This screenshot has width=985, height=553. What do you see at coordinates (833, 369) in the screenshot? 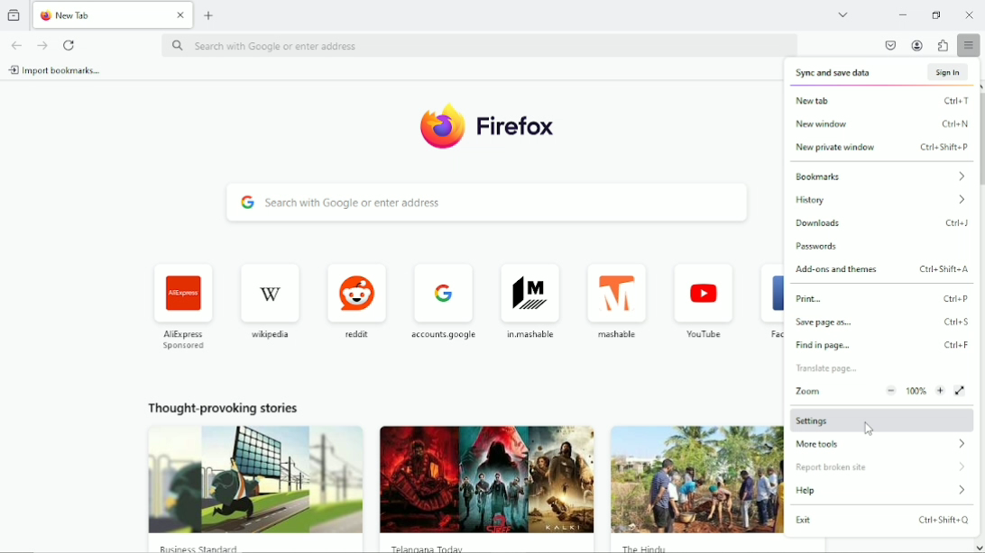
I see `Translate page` at bounding box center [833, 369].